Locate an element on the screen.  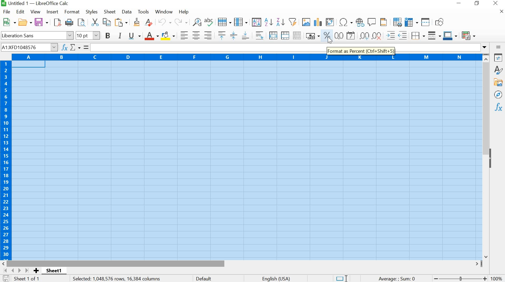
Selected: 1,048,576 rows, 16,384 columns is located at coordinates (117, 279).